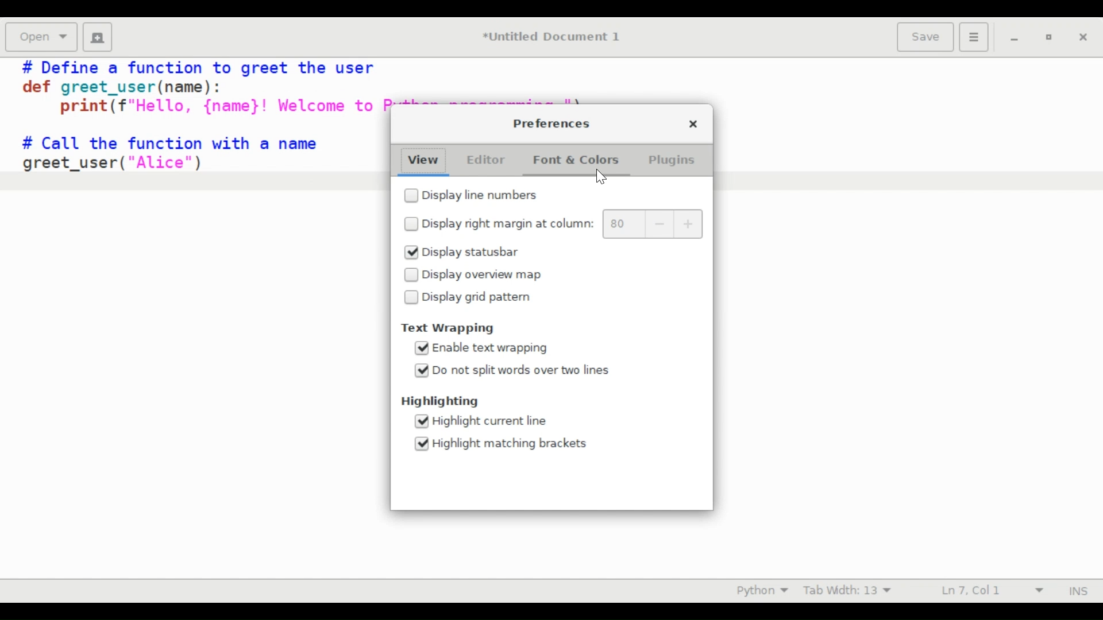 This screenshot has width=1103, height=620. I want to click on Preferences, so click(975, 36).